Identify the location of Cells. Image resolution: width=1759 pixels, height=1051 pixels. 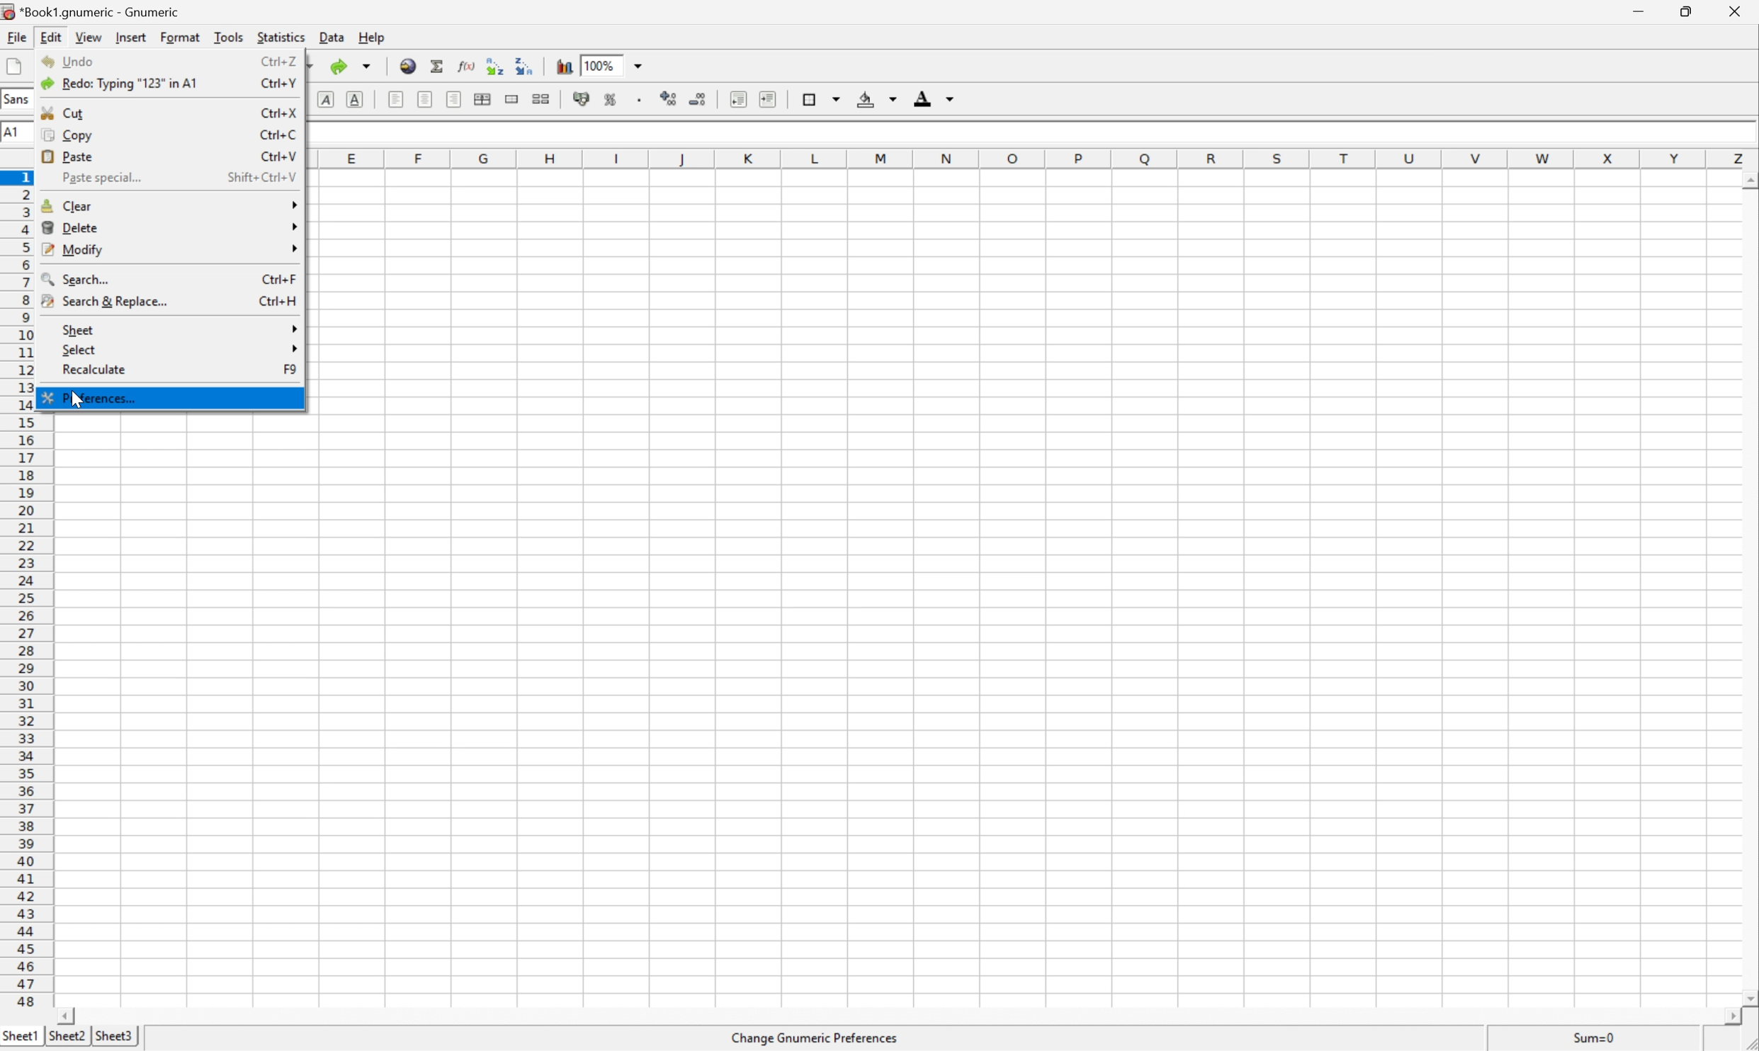
(1034, 589).